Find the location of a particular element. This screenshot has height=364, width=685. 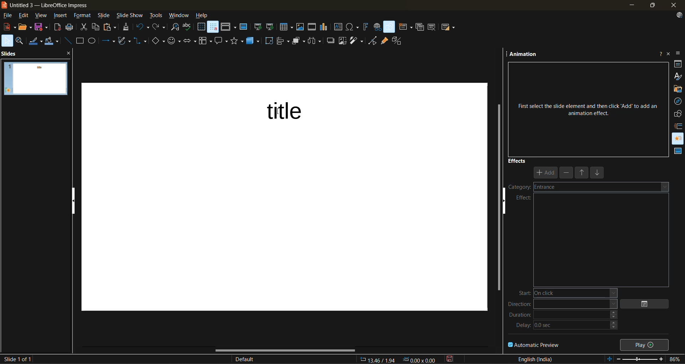

ellipse is located at coordinates (93, 42).